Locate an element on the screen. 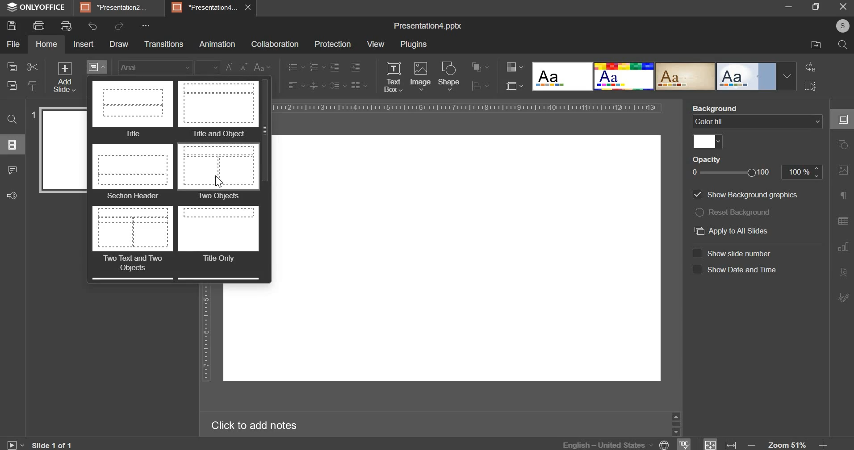  apply to all slides is located at coordinates (730, 232).